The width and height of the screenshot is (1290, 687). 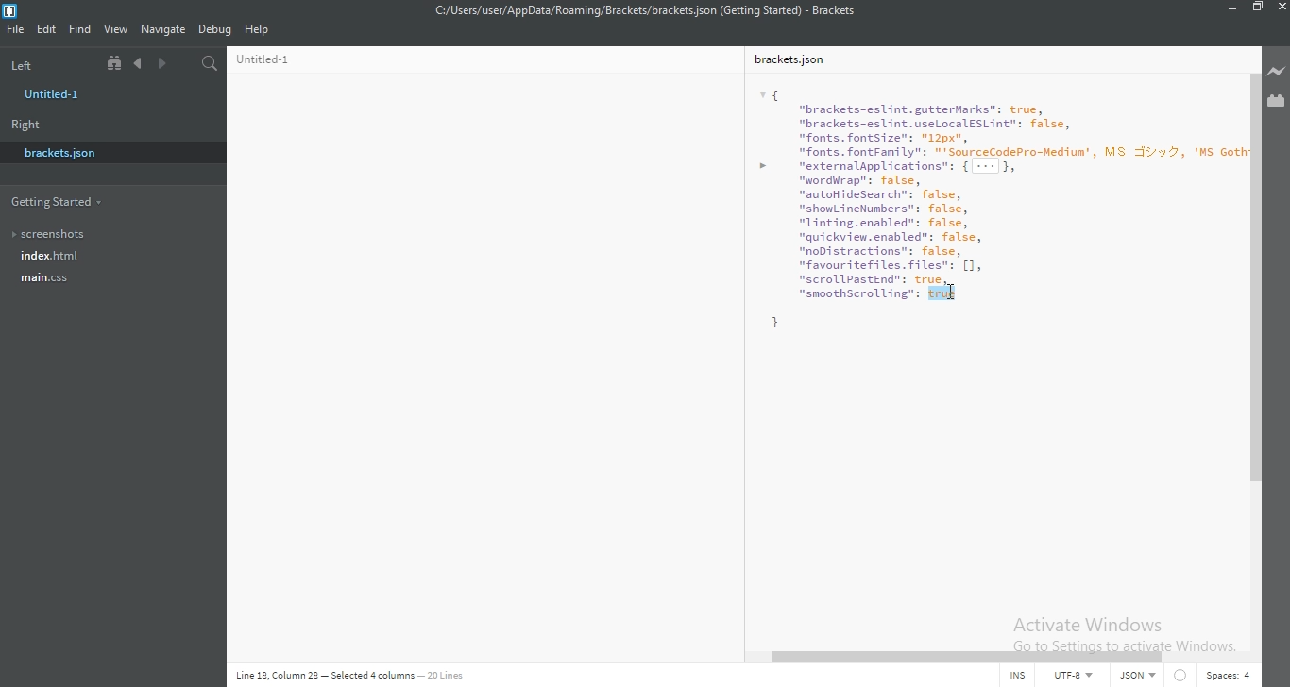 I want to click on bracket.json, so click(x=992, y=340).